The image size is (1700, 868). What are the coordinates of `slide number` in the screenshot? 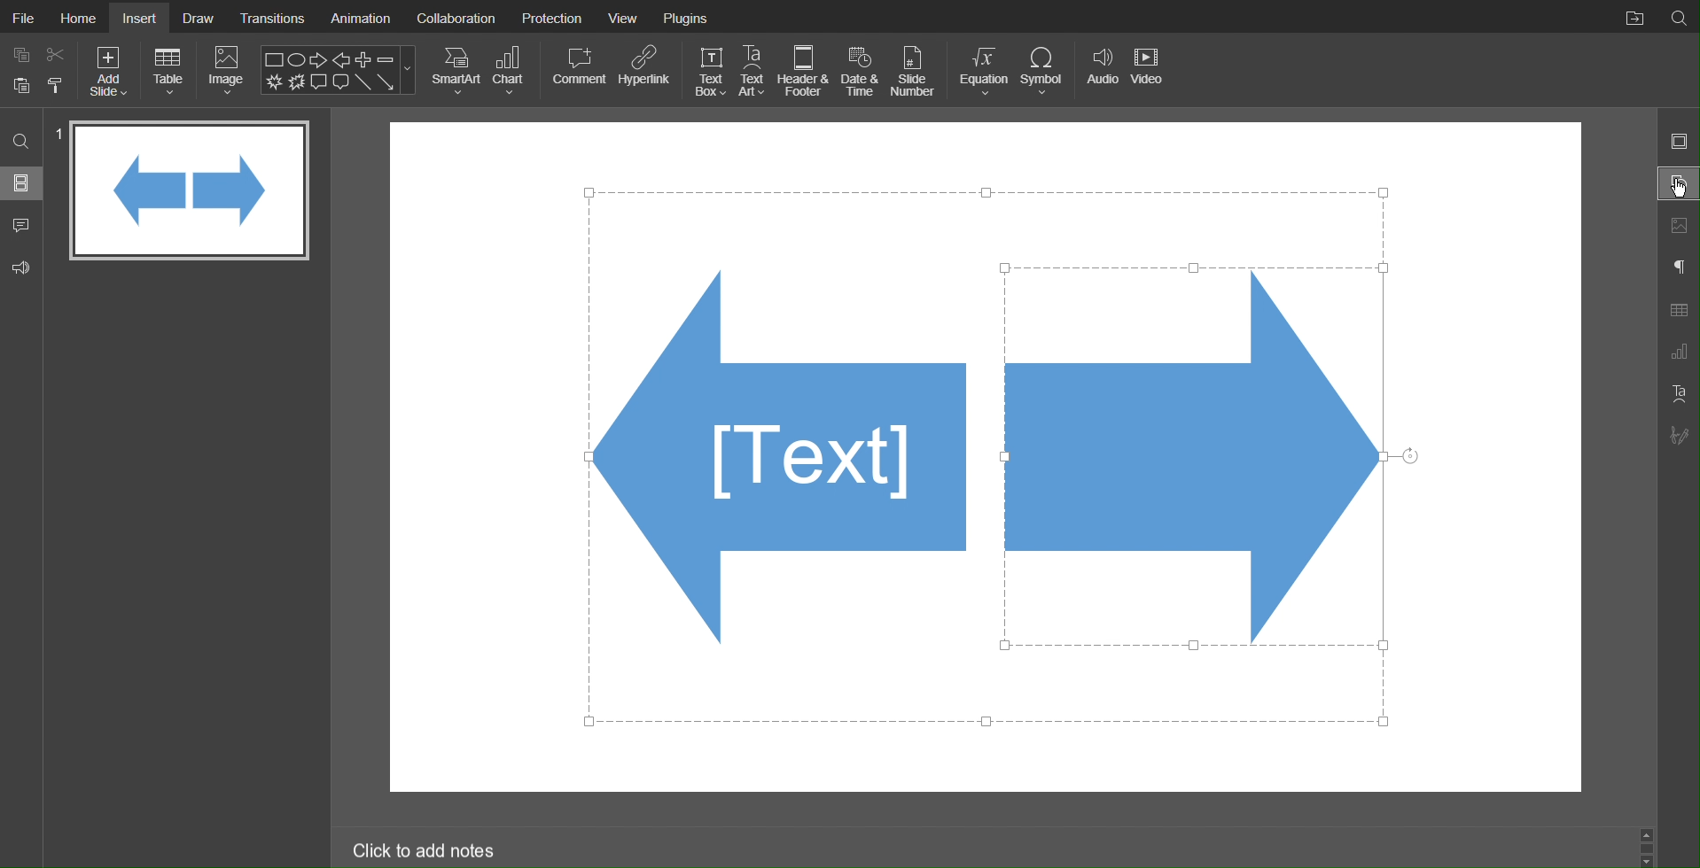 It's located at (58, 136).